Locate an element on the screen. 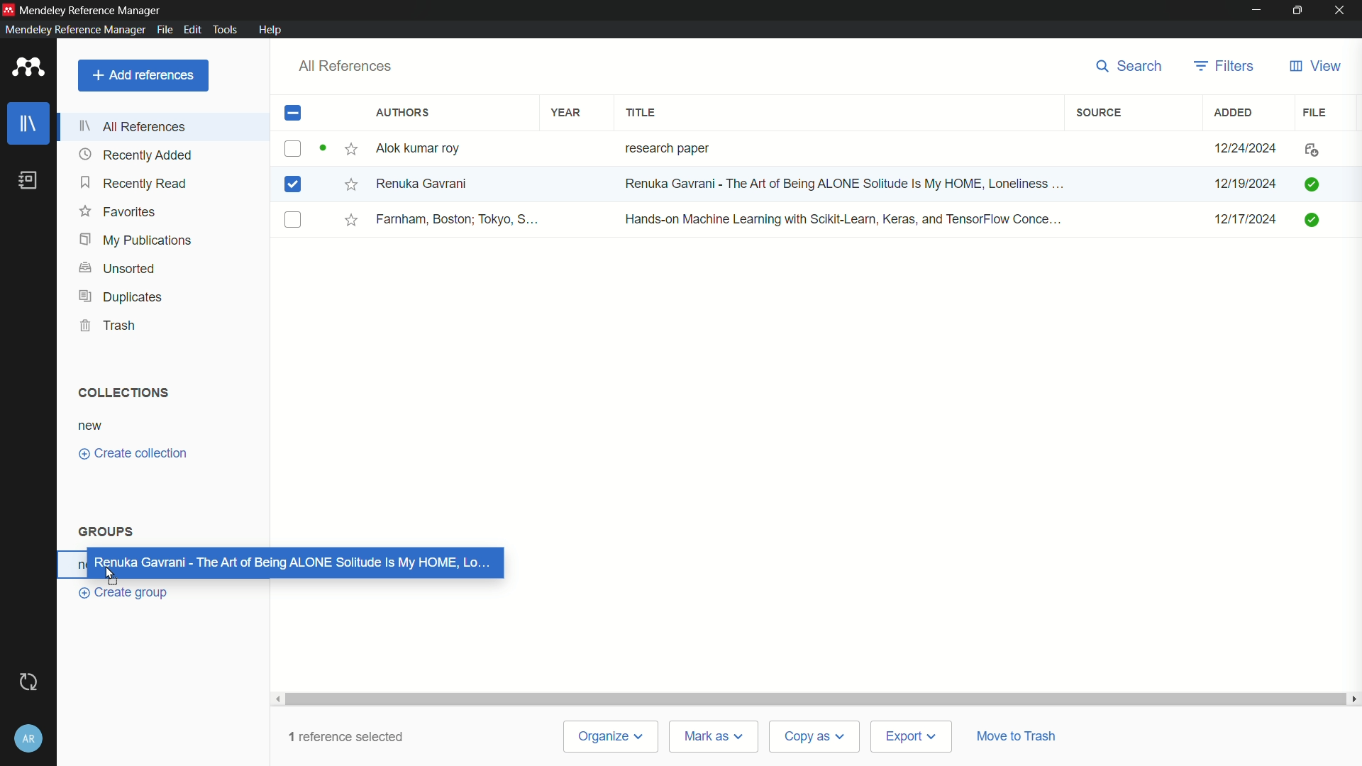 The width and height of the screenshot is (1362, 766). maximize is located at coordinates (1298, 10).